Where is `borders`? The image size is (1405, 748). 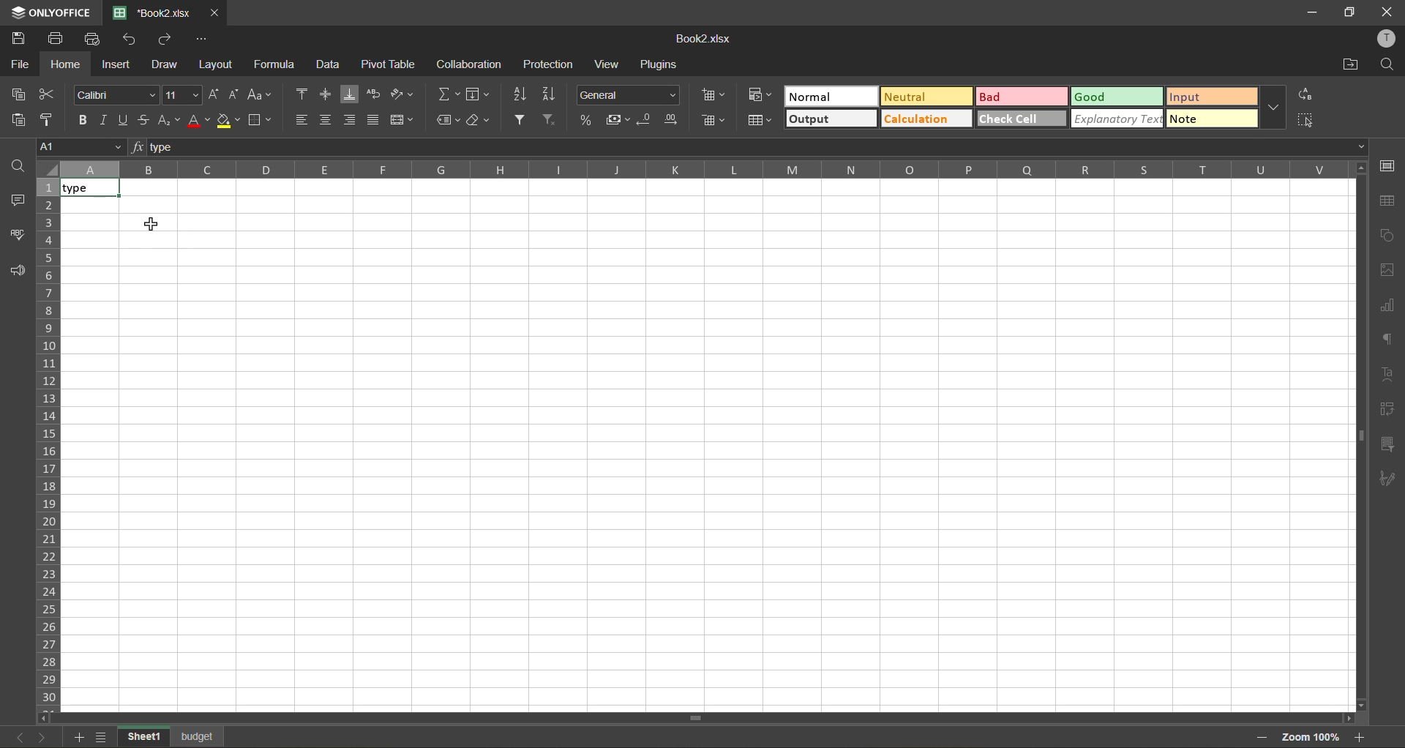
borders is located at coordinates (259, 120).